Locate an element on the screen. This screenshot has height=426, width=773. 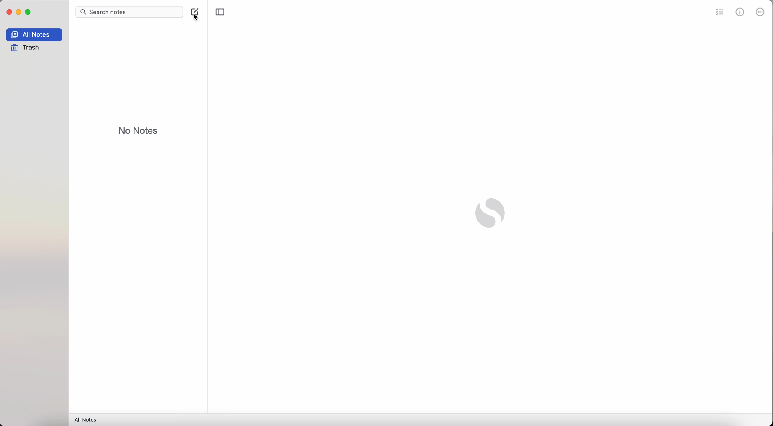
close is located at coordinates (8, 13).